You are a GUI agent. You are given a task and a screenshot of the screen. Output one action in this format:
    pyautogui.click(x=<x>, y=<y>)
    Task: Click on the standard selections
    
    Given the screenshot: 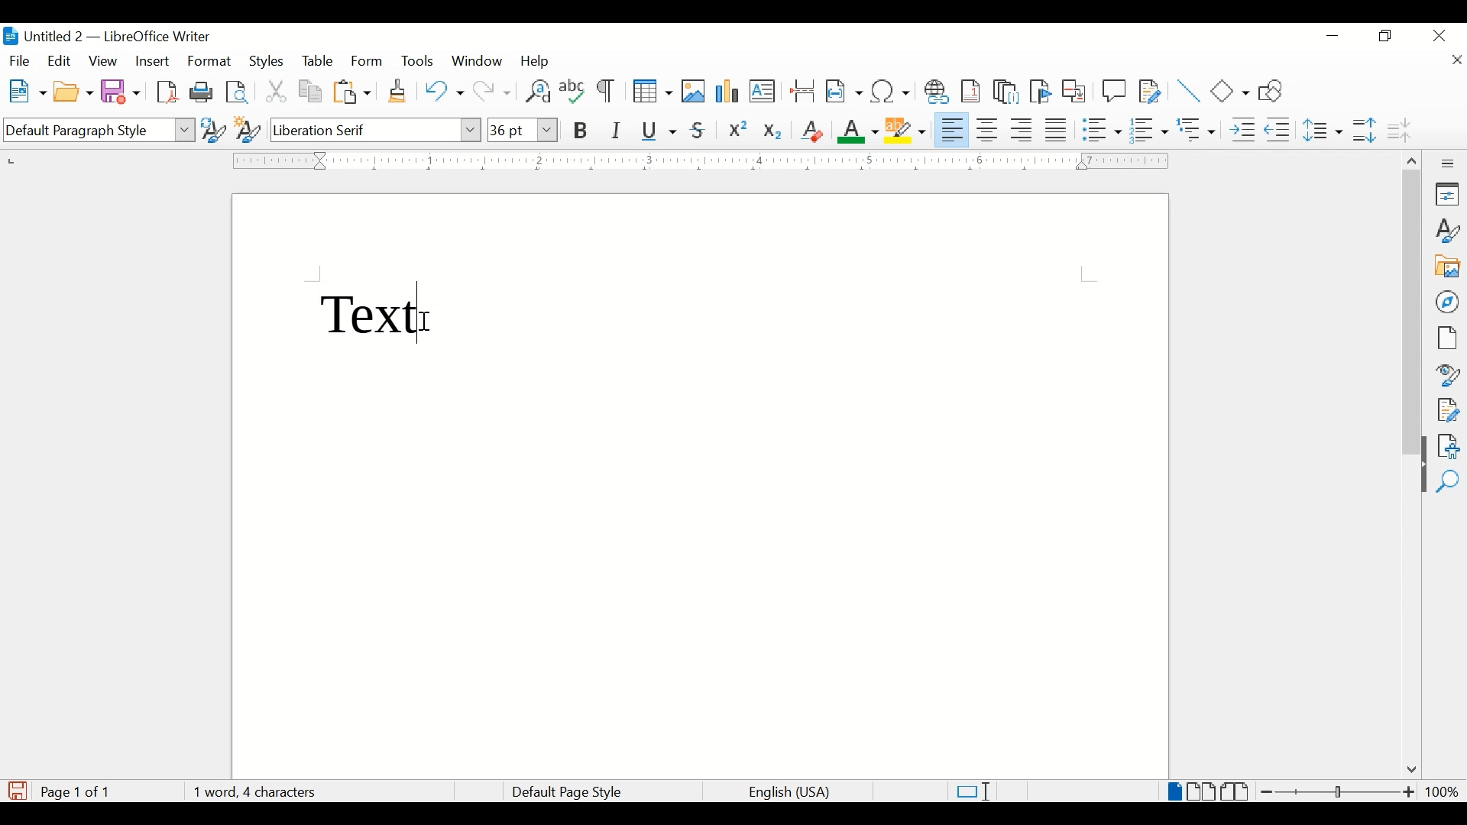 What is the action you would take?
    pyautogui.click(x=973, y=791)
    